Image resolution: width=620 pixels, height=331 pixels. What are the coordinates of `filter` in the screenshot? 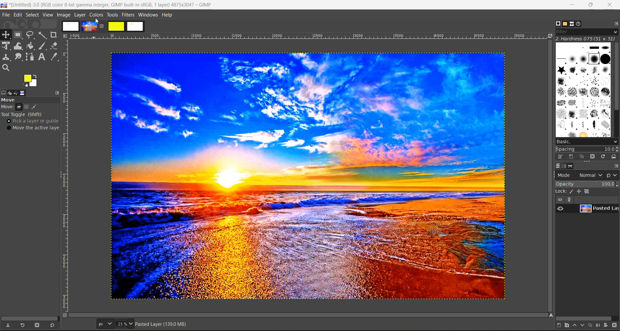 It's located at (587, 32).